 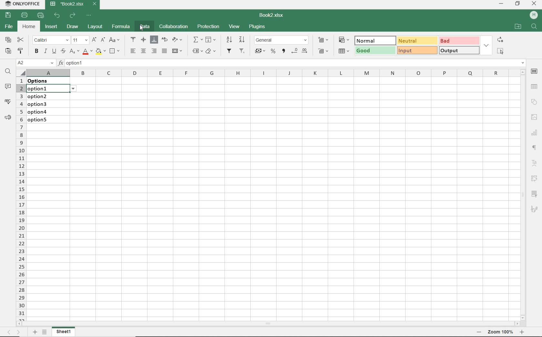 I want to click on MINIMIZE, so click(x=501, y=4).